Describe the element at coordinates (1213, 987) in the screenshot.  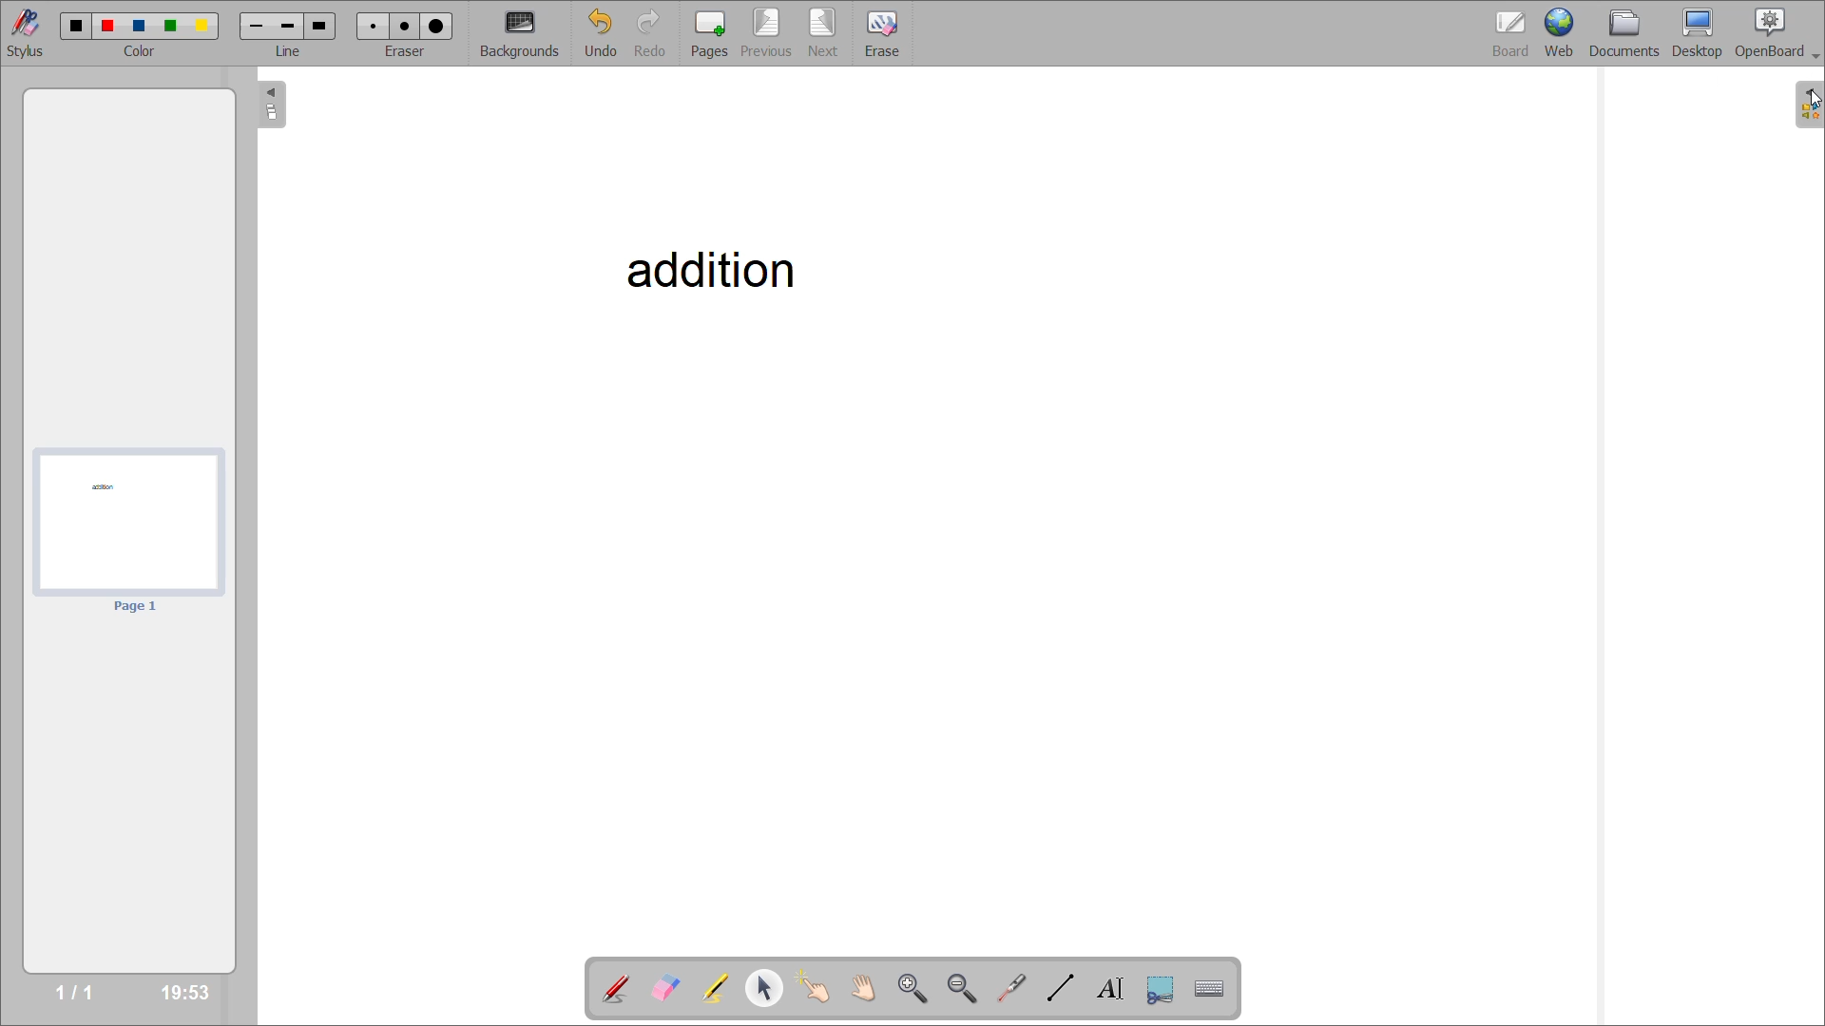
I see `display virtual keyboard` at that location.